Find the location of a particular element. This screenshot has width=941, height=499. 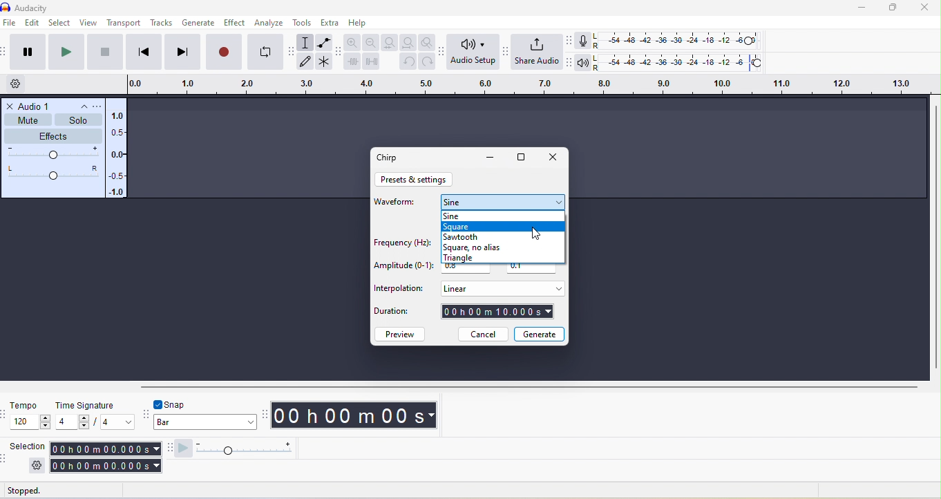

zoom toggle is located at coordinates (428, 43).